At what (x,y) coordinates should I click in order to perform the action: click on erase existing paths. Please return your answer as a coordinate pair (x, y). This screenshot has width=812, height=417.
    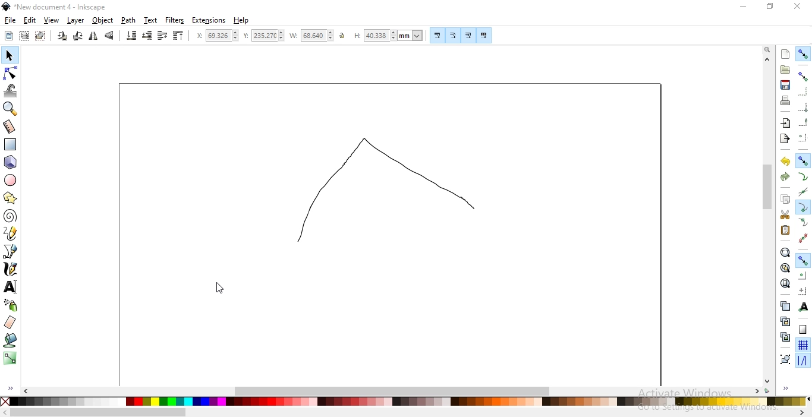
    Looking at the image, I should click on (10, 322).